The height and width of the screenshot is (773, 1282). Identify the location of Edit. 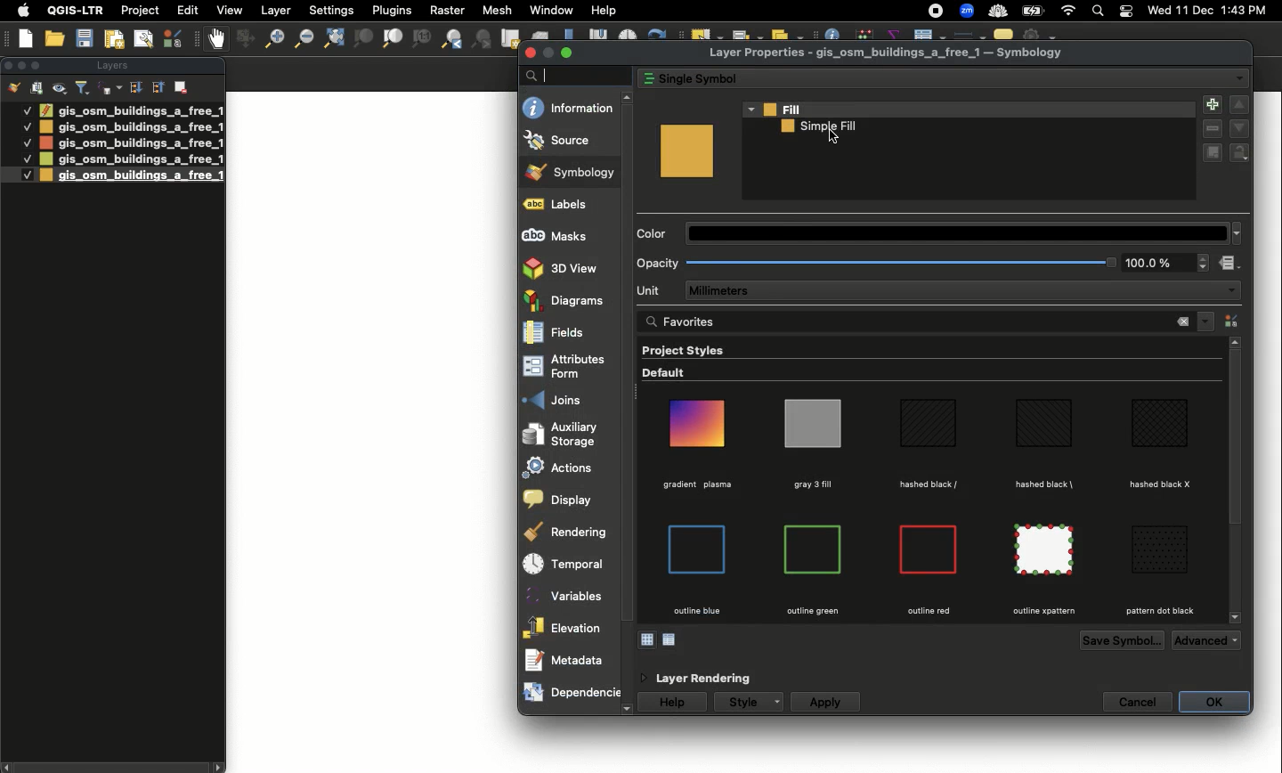
(188, 10).